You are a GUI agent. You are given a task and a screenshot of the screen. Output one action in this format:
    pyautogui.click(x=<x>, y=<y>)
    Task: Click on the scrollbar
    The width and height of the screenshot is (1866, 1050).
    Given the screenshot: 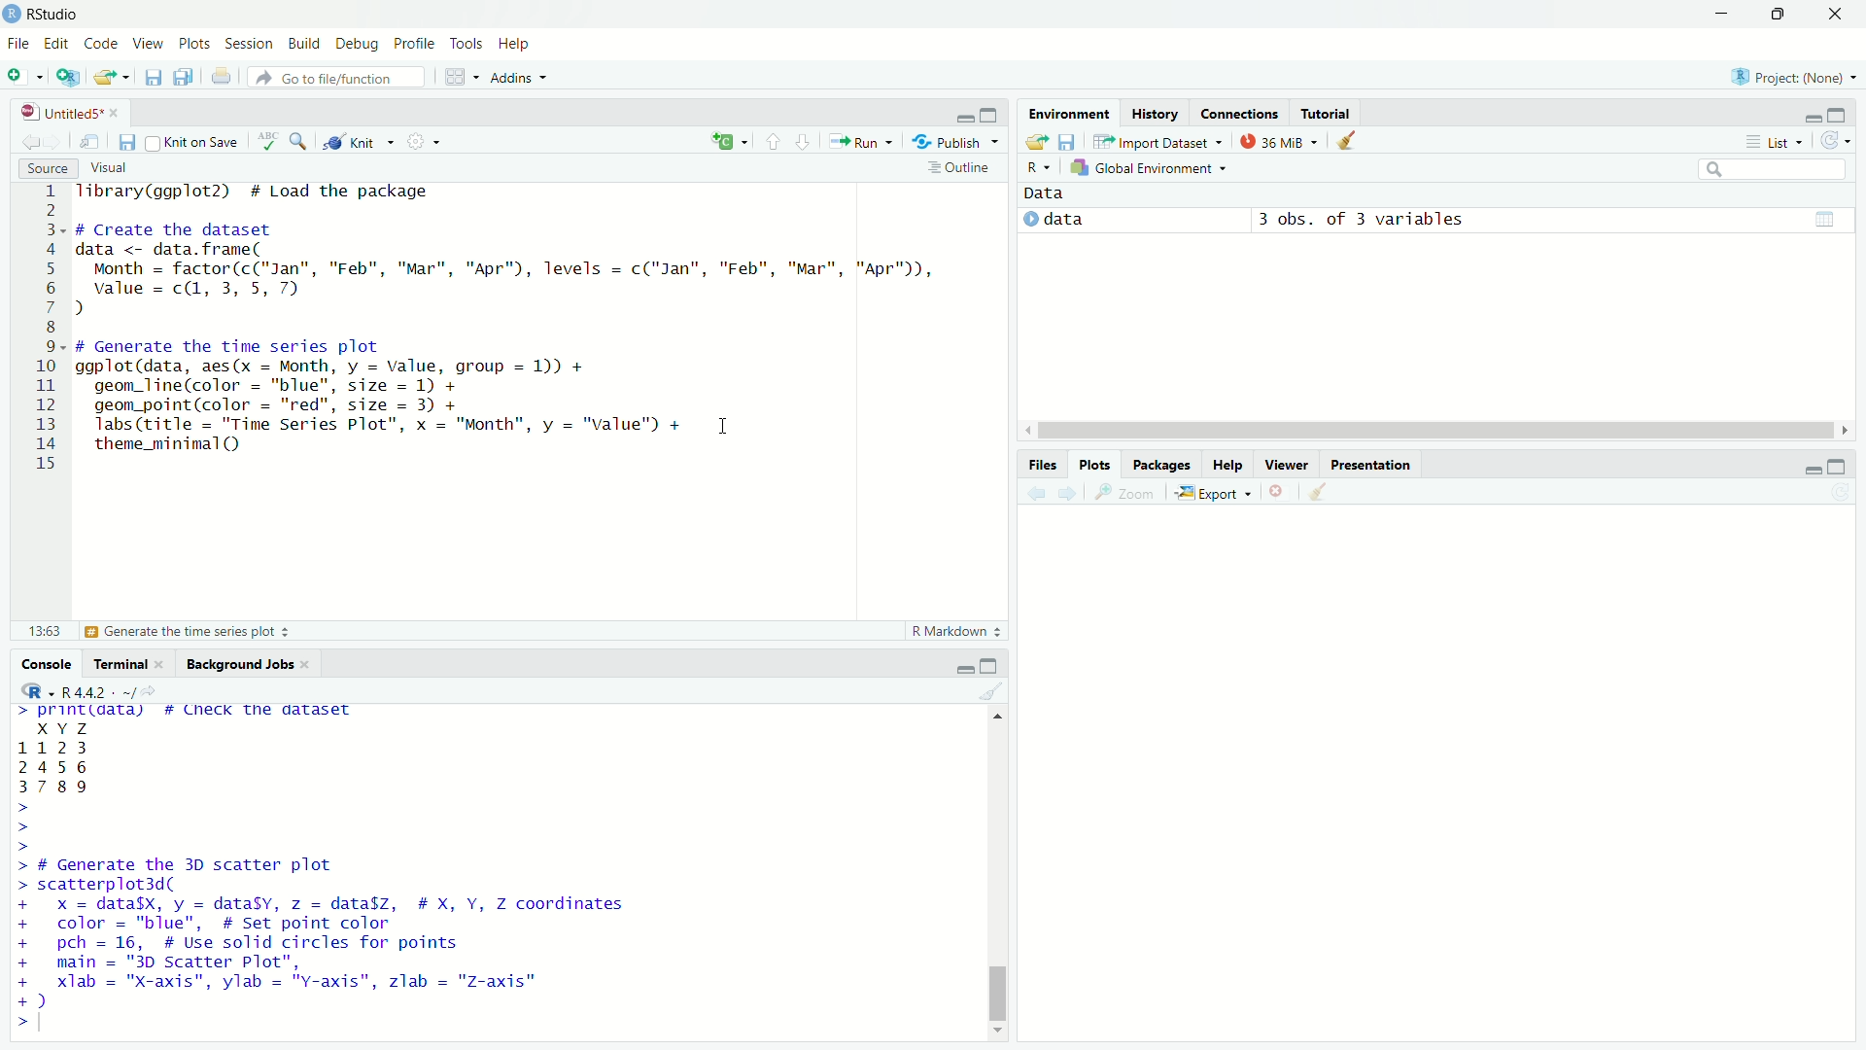 What is the action you would take?
    pyautogui.click(x=998, y=874)
    